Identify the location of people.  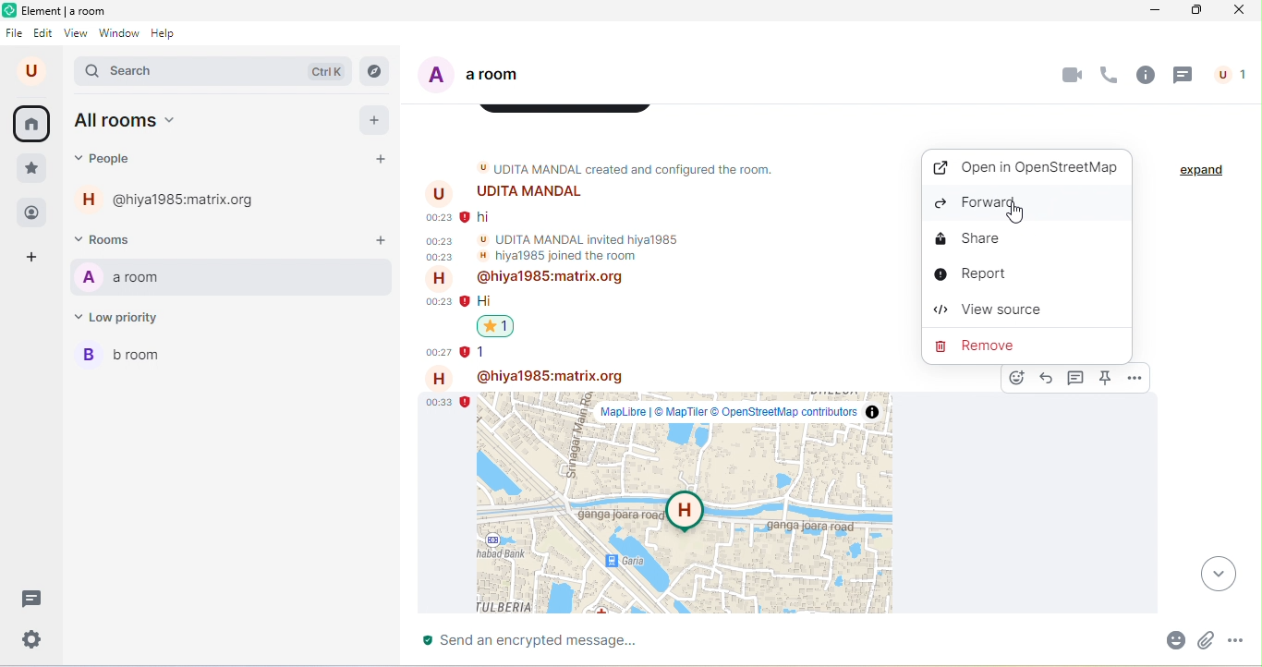
(32, 213).